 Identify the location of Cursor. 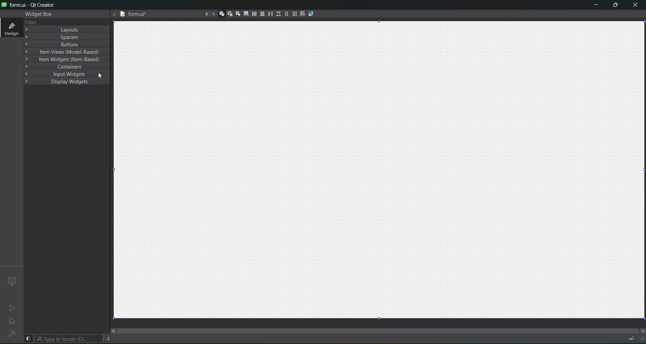
(100, 74).